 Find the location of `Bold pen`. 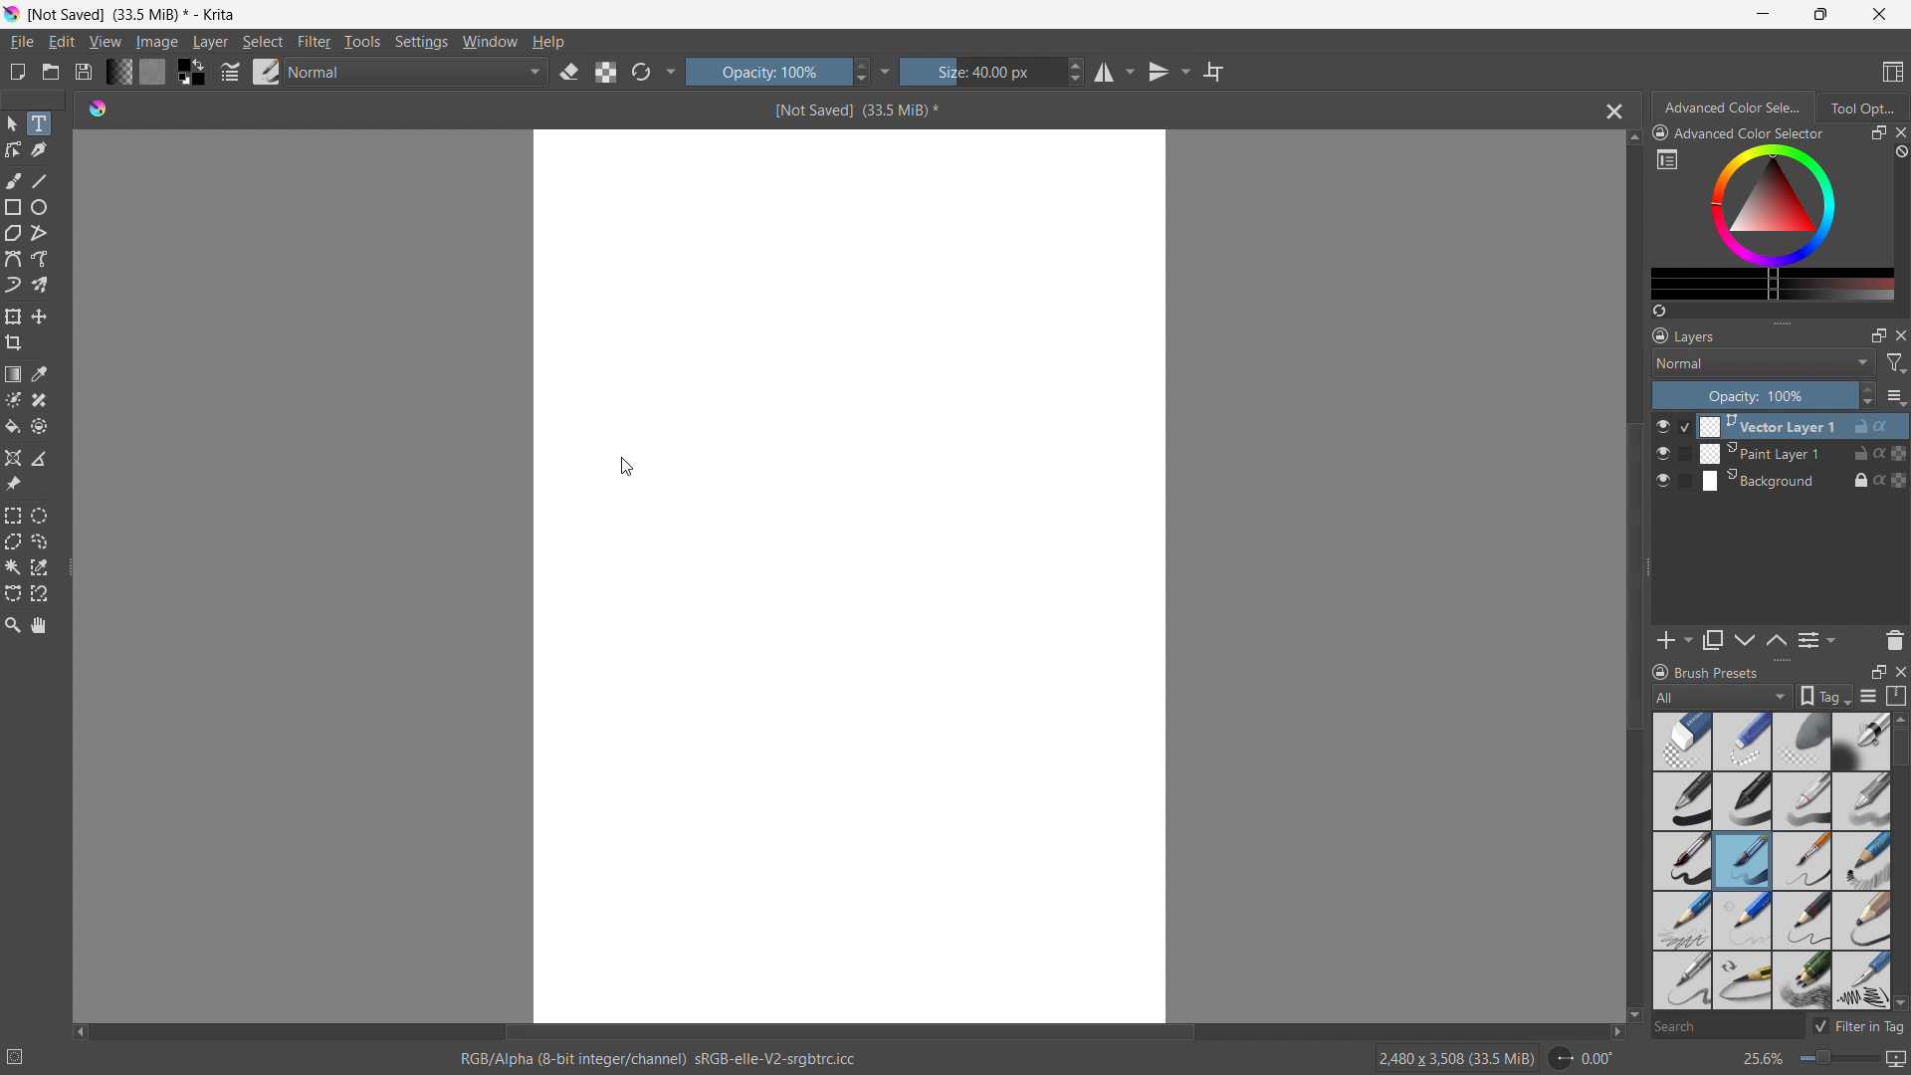

Bold pen is located at coordinates (1860, 742).